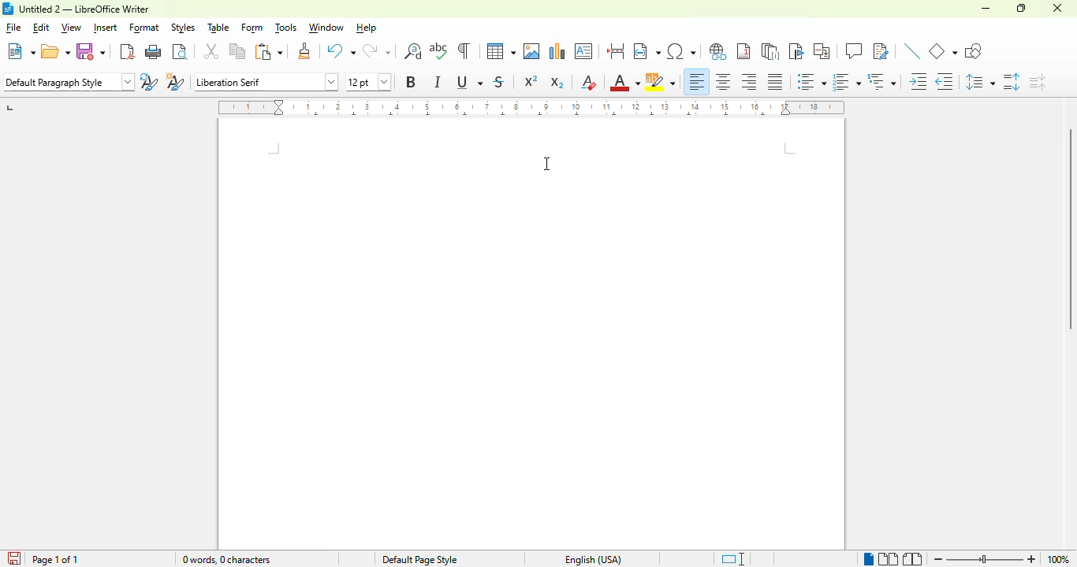  Describe the element at coordinates (846, 82) in the screenshot. I see `toggle ordered list` at that location.